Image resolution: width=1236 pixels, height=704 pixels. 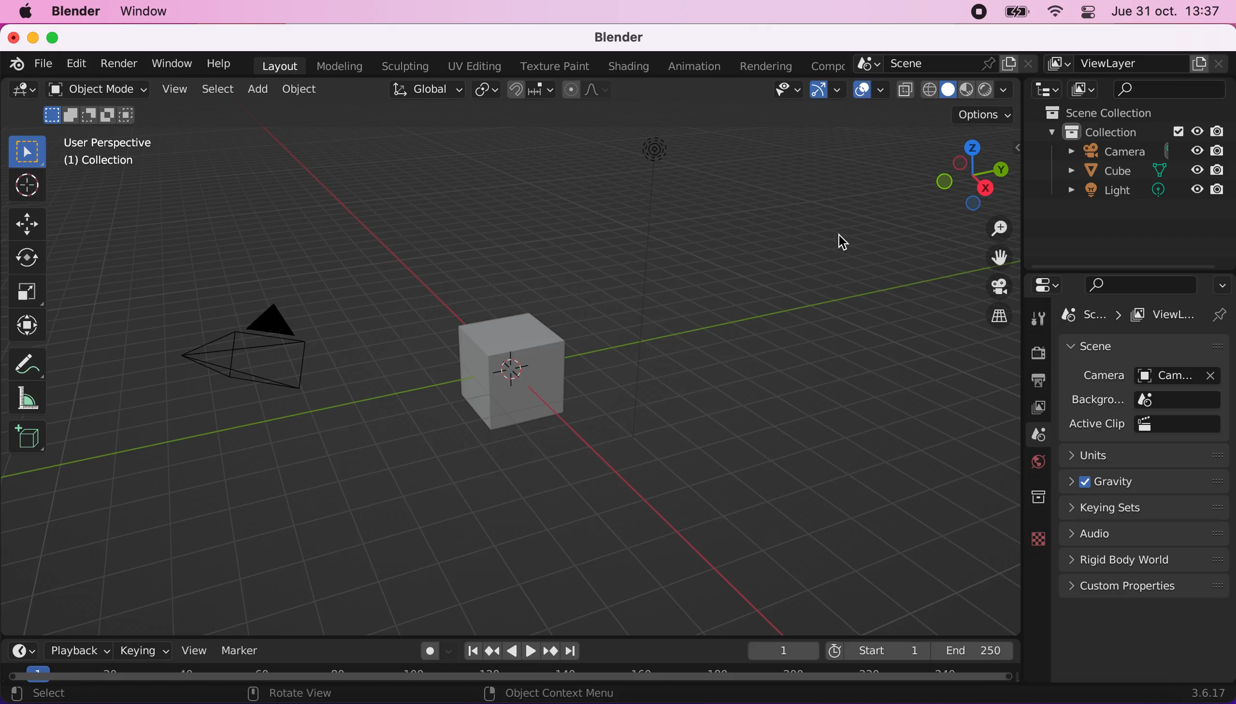 What do you see at coordinates (651, 219) in the screenshot?
I see `light` at bounding box center [651, 219].